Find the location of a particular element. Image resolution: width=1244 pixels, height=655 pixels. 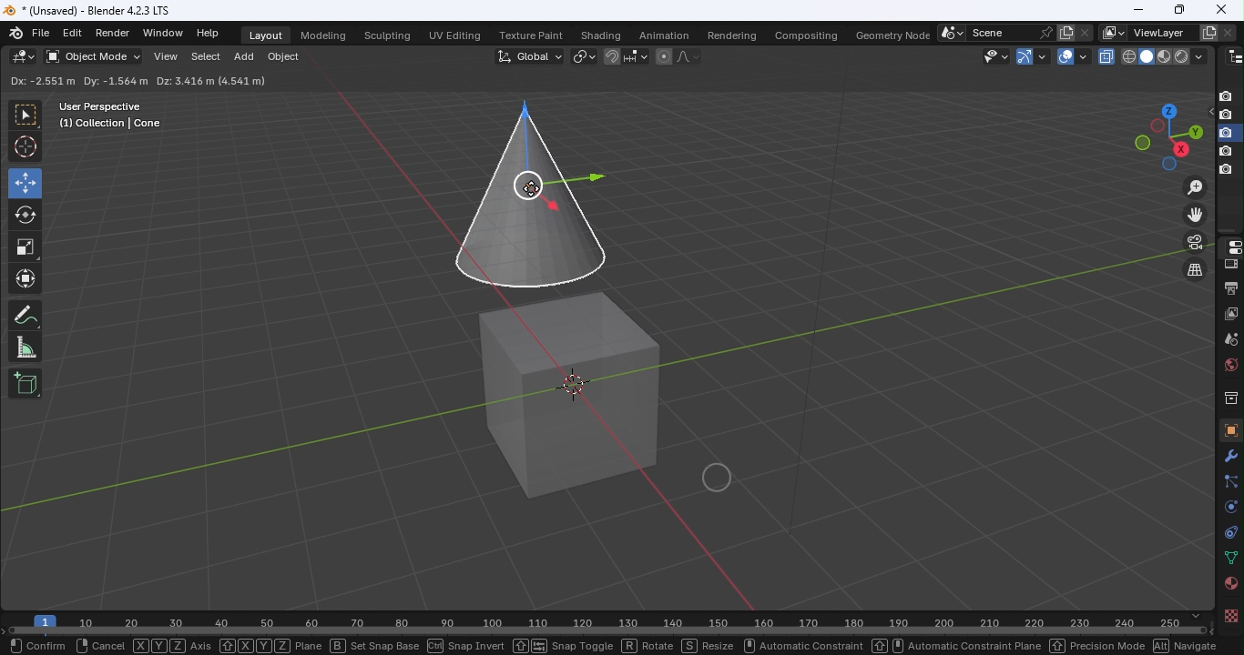

Browse scene to be linked is located at coordinates (950, 31).